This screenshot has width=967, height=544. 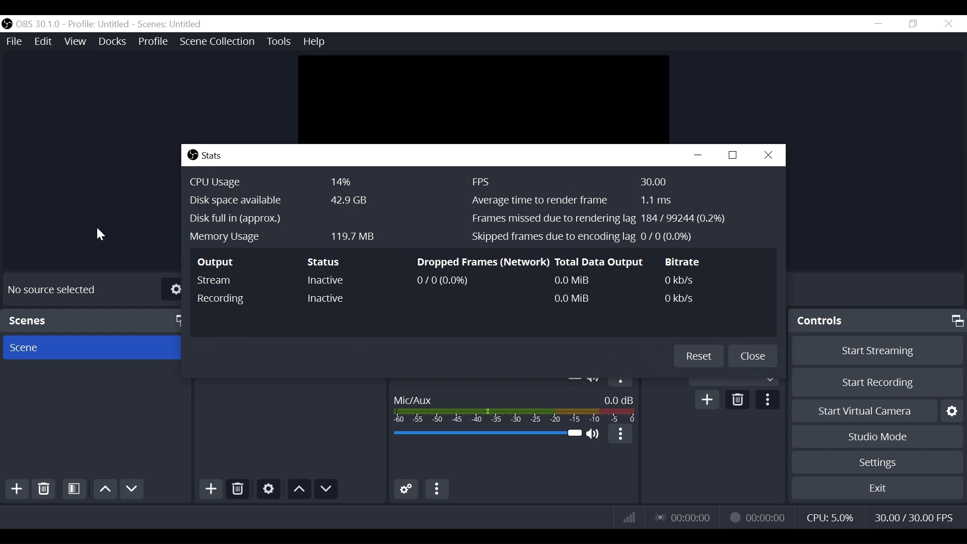 What do you see at coordinates (876, 382) in the screenshot?
I see `Start Recording` at bounding box center [876, 382].